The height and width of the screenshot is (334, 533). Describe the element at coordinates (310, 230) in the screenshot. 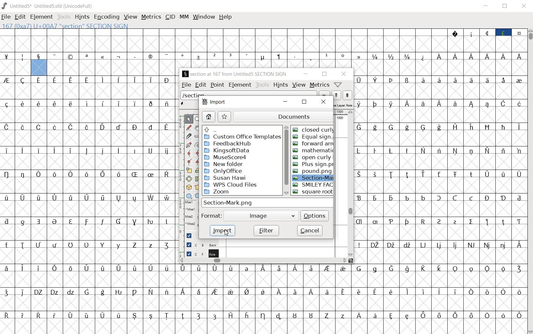

I see `cancel` at that location.